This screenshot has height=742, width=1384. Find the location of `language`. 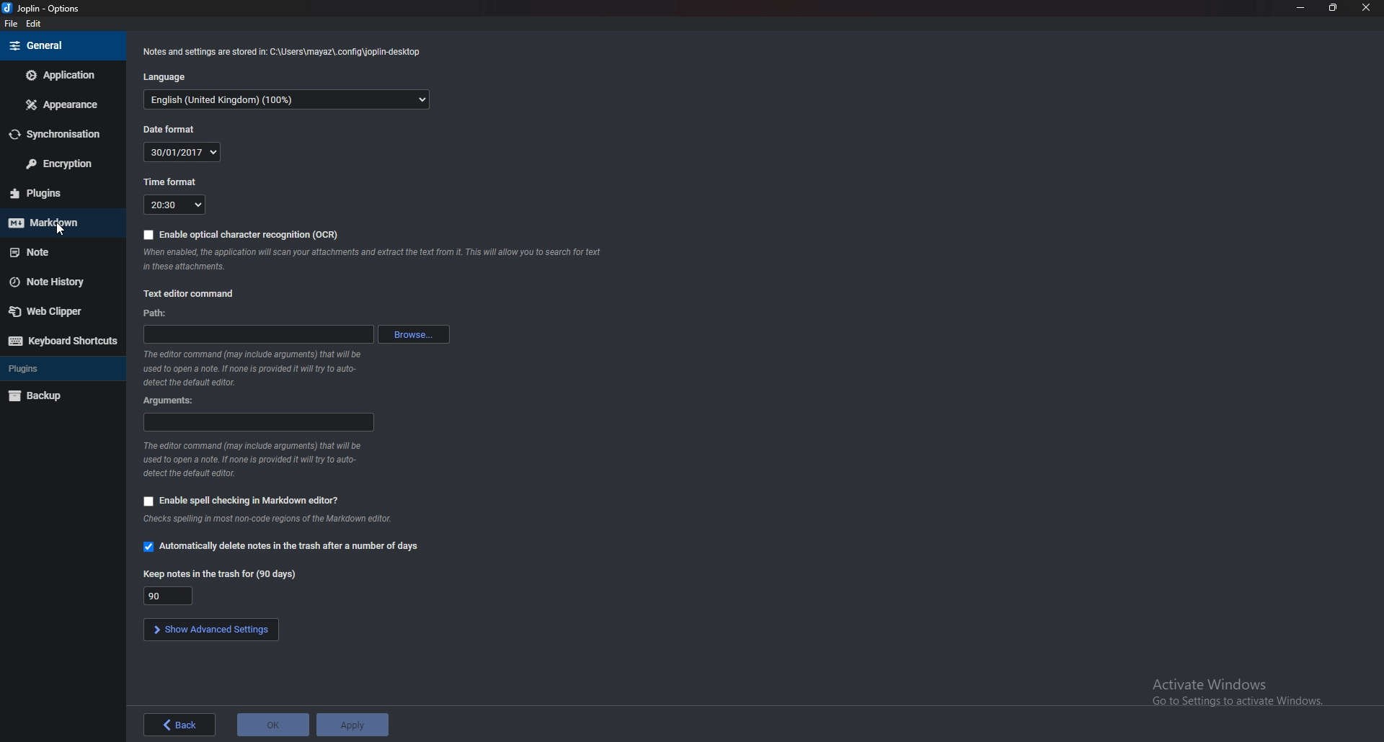

language is located at coordinates (288, 100).